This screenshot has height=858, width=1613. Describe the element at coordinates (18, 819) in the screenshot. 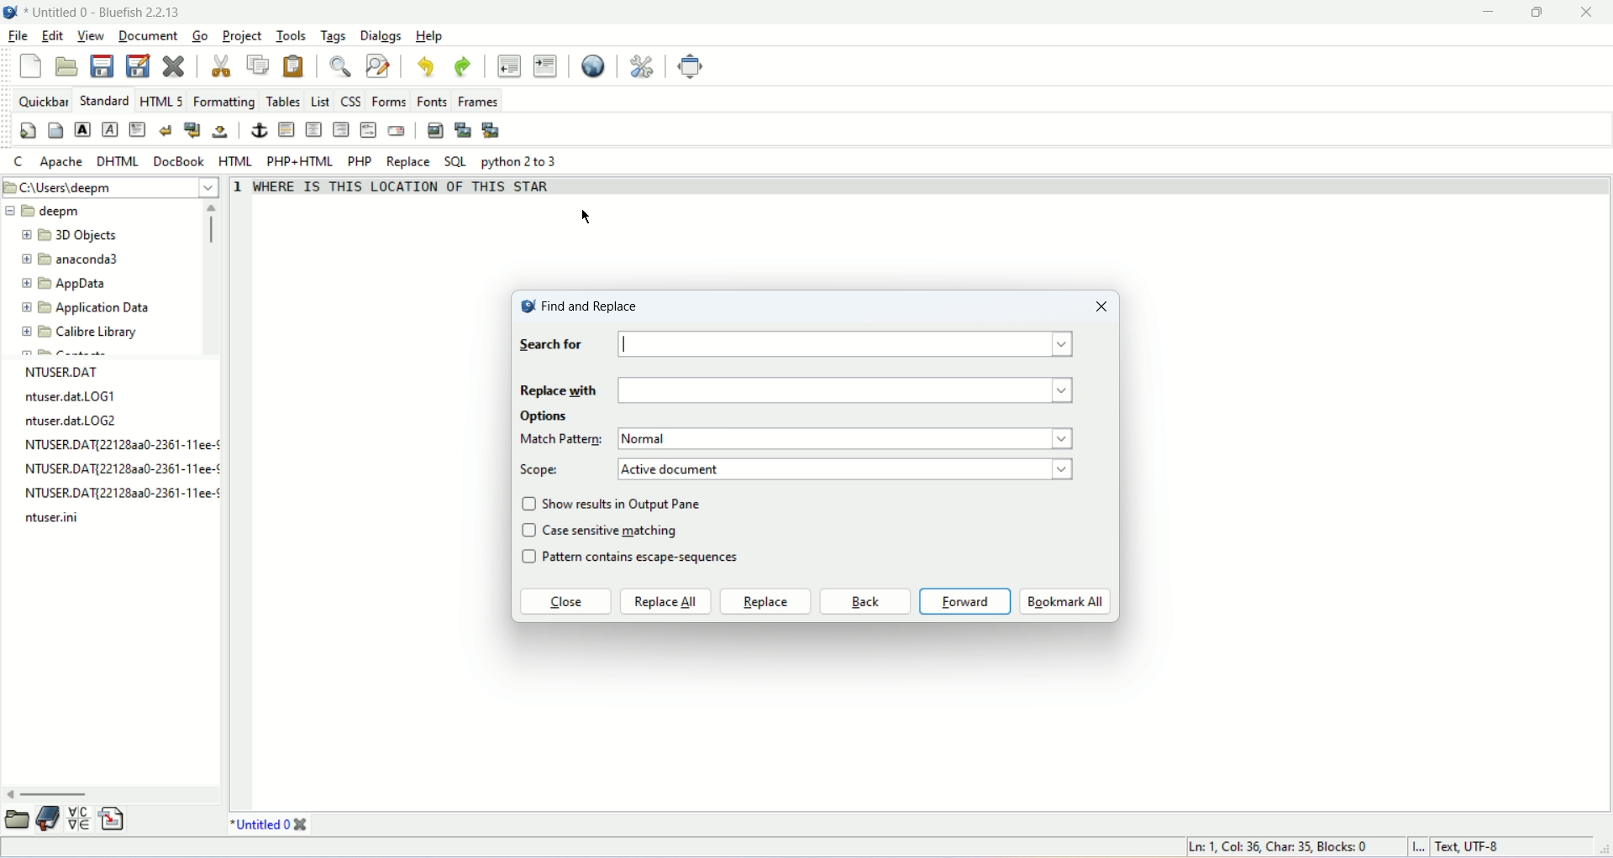

I see `file browser` at that location.